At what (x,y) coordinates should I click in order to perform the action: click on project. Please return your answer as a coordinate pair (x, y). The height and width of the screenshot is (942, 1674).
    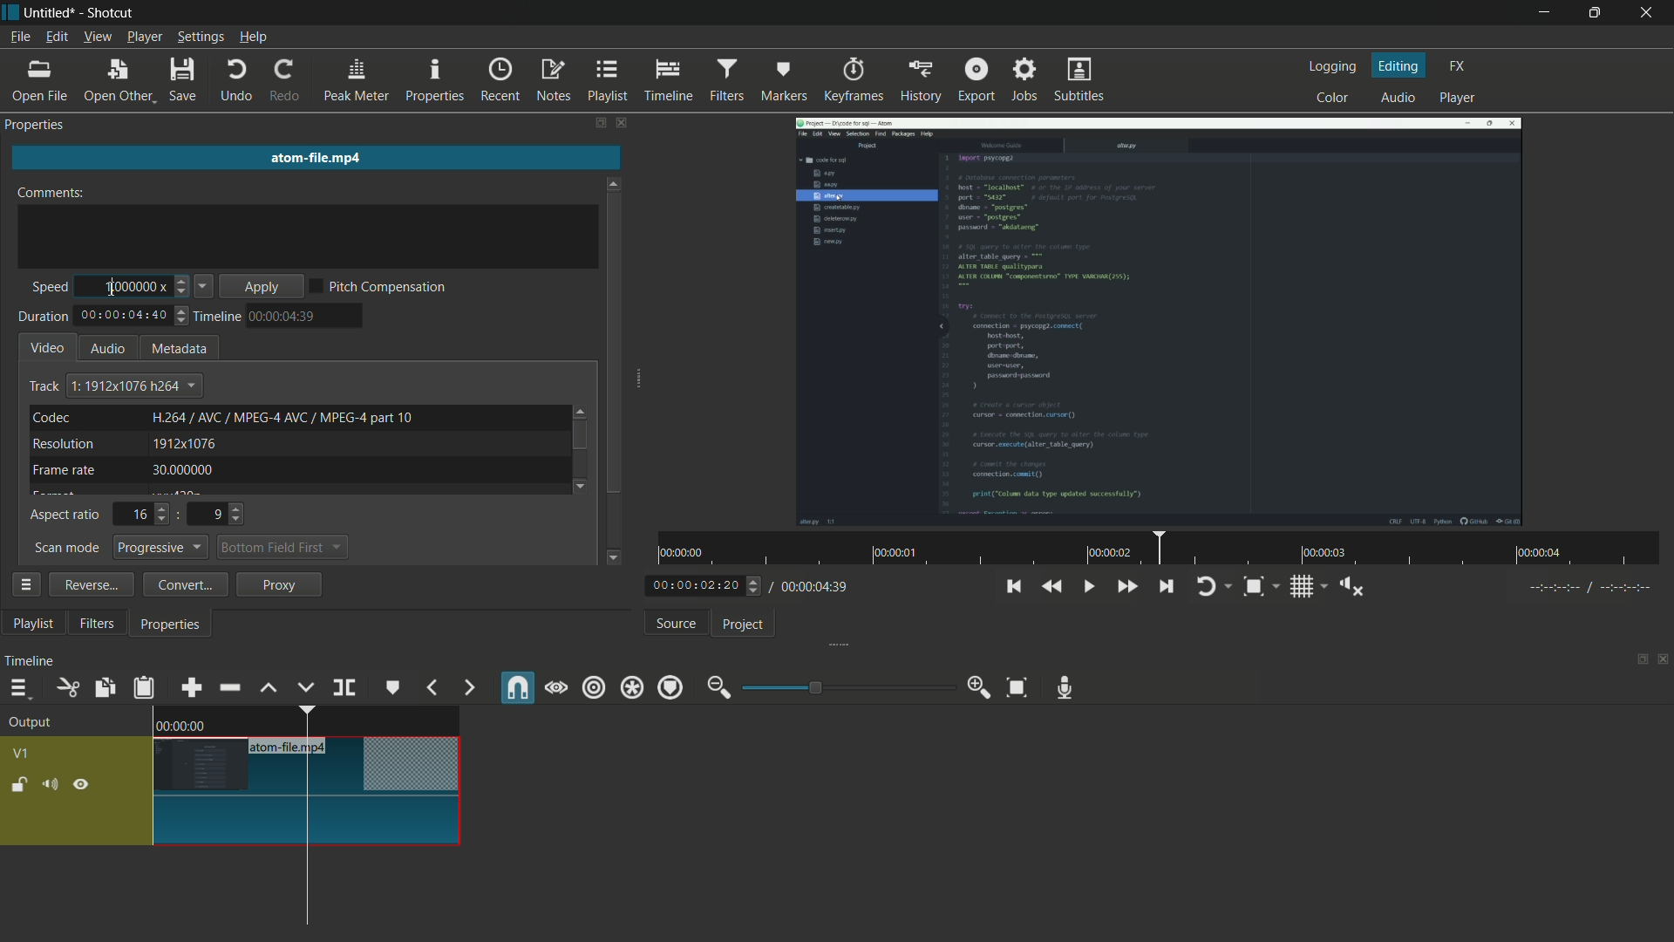
    Looking at the image, I should click on (745, 624).